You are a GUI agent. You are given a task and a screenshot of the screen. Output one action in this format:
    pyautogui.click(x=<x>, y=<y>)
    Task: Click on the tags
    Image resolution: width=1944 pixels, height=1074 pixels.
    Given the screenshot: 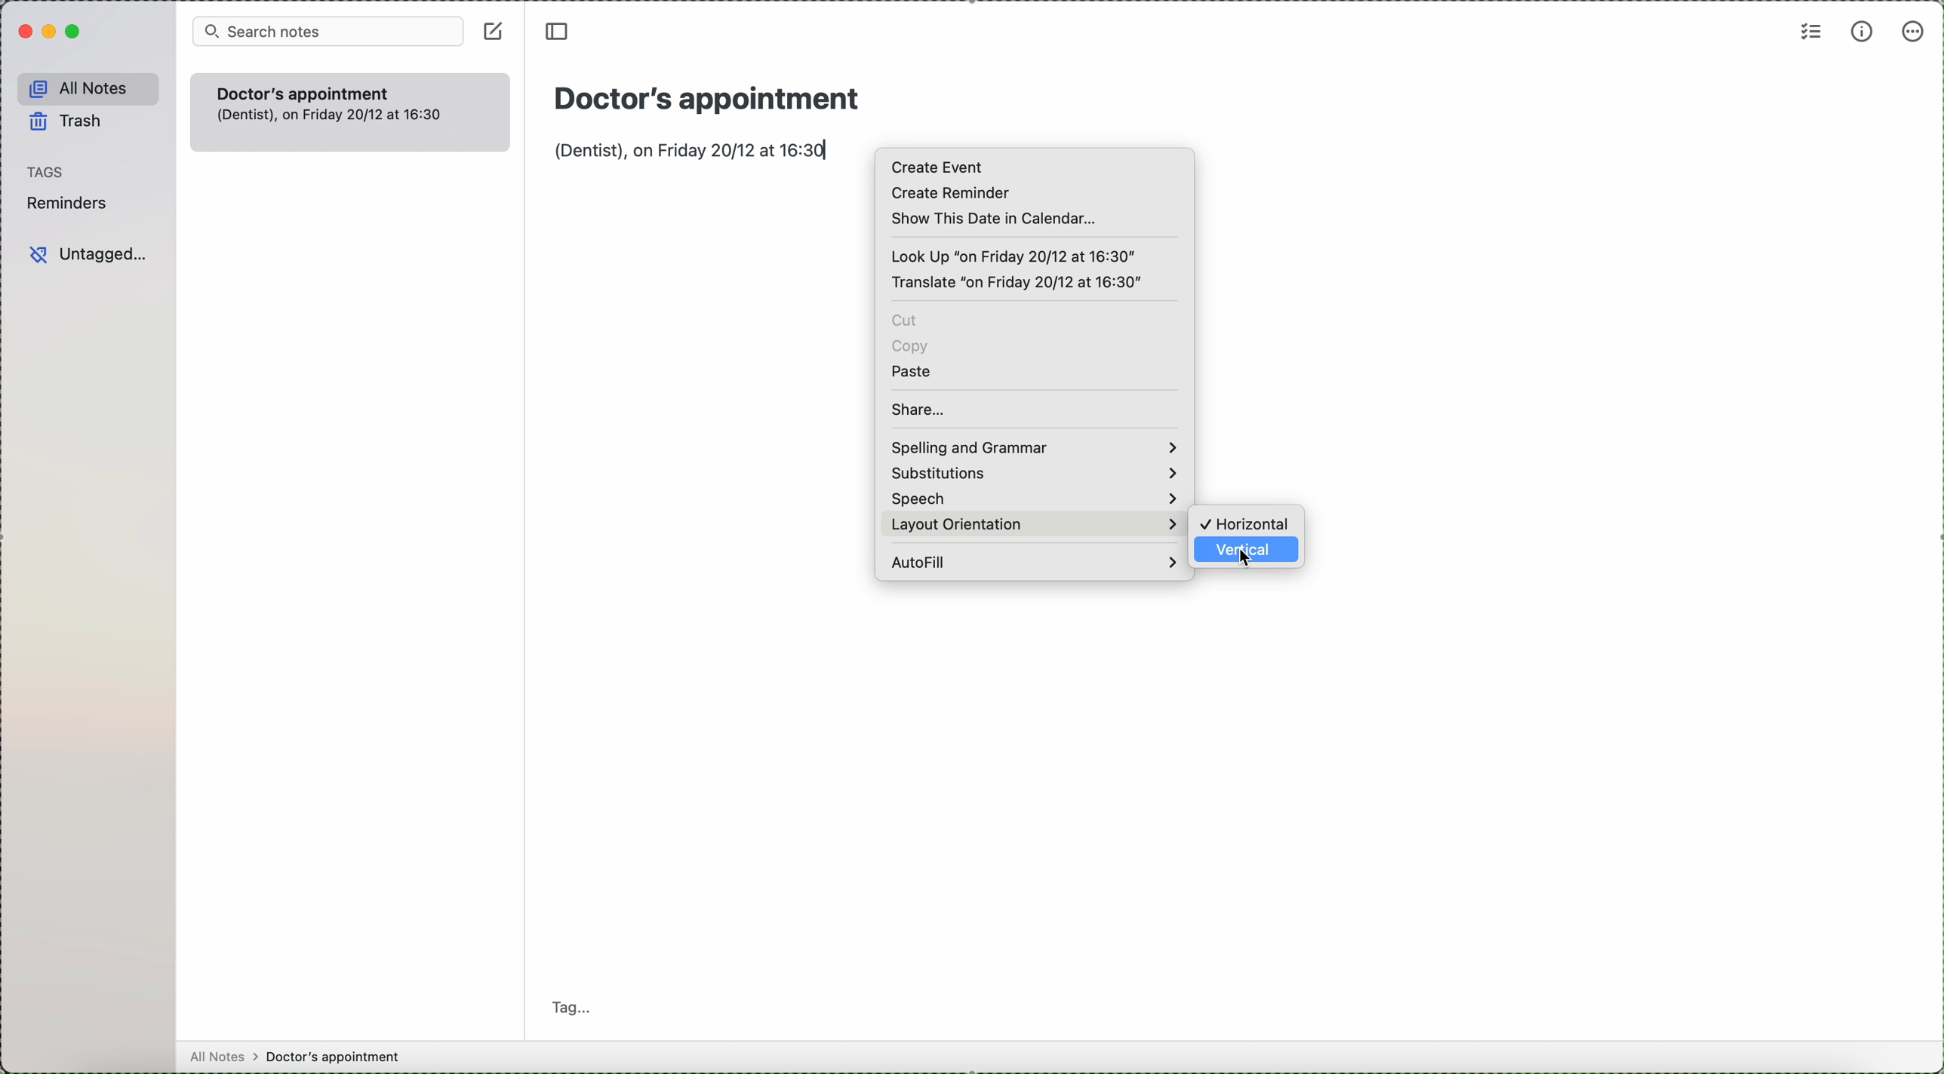 What is the action you would take?
    pyautogui.click(x=44, y=172)
    